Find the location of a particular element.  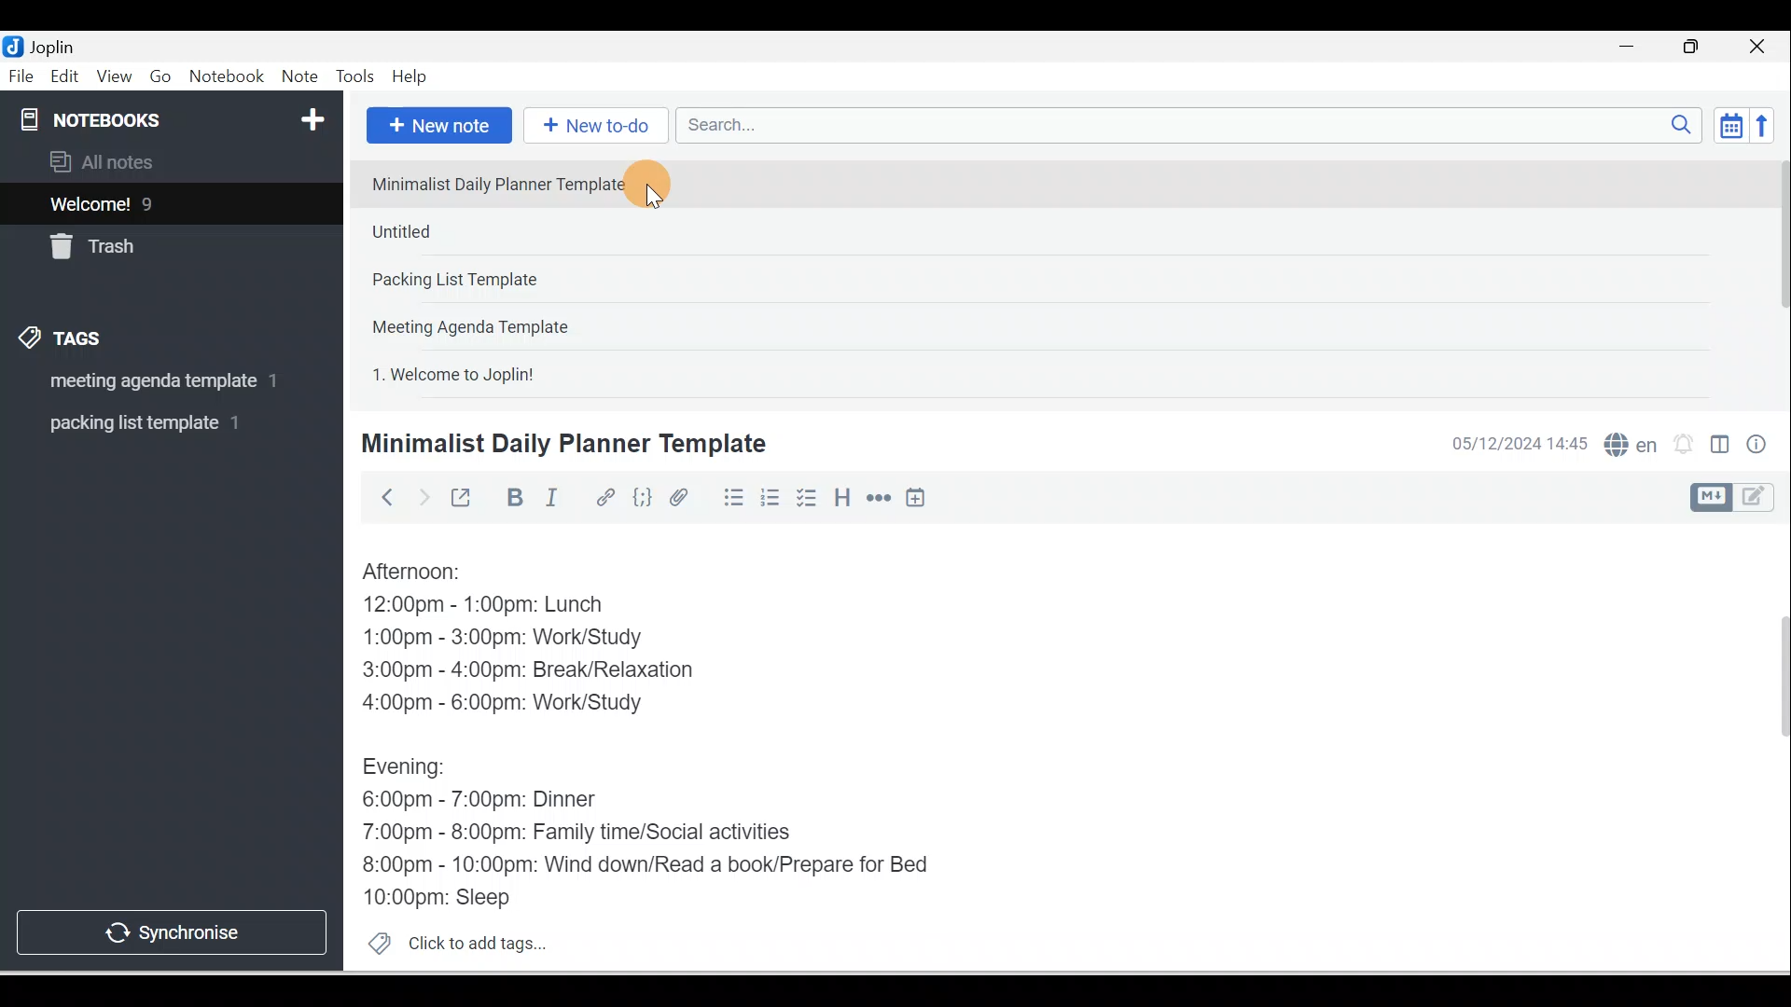

Hyperlink is located at coordinates (604, 499).